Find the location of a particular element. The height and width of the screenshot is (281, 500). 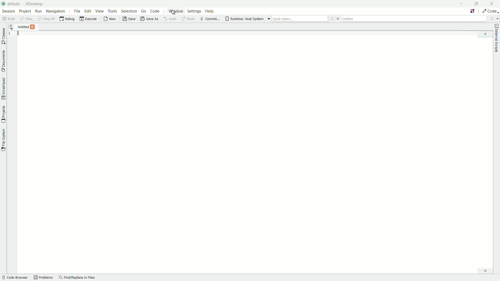

maximize or restore is located at coordinates (477, 4).